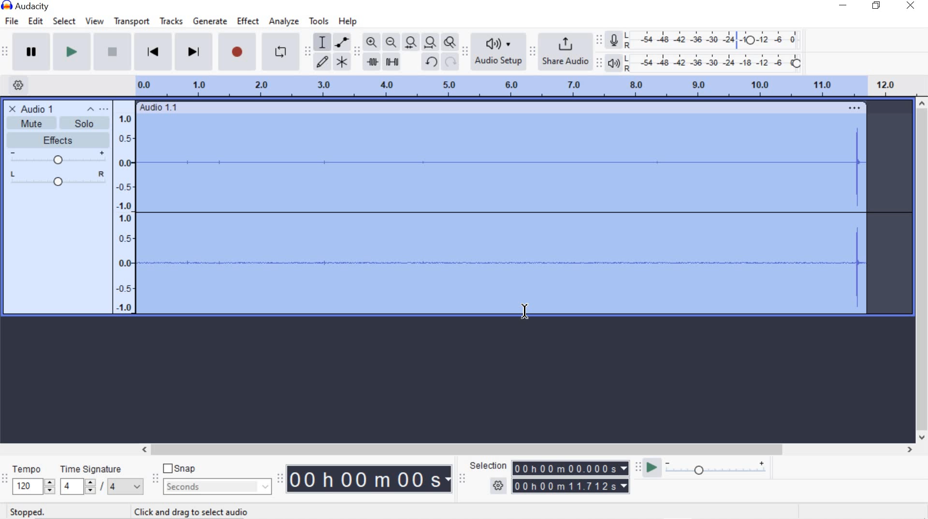  I want to click on minimize, so click(843, 7).